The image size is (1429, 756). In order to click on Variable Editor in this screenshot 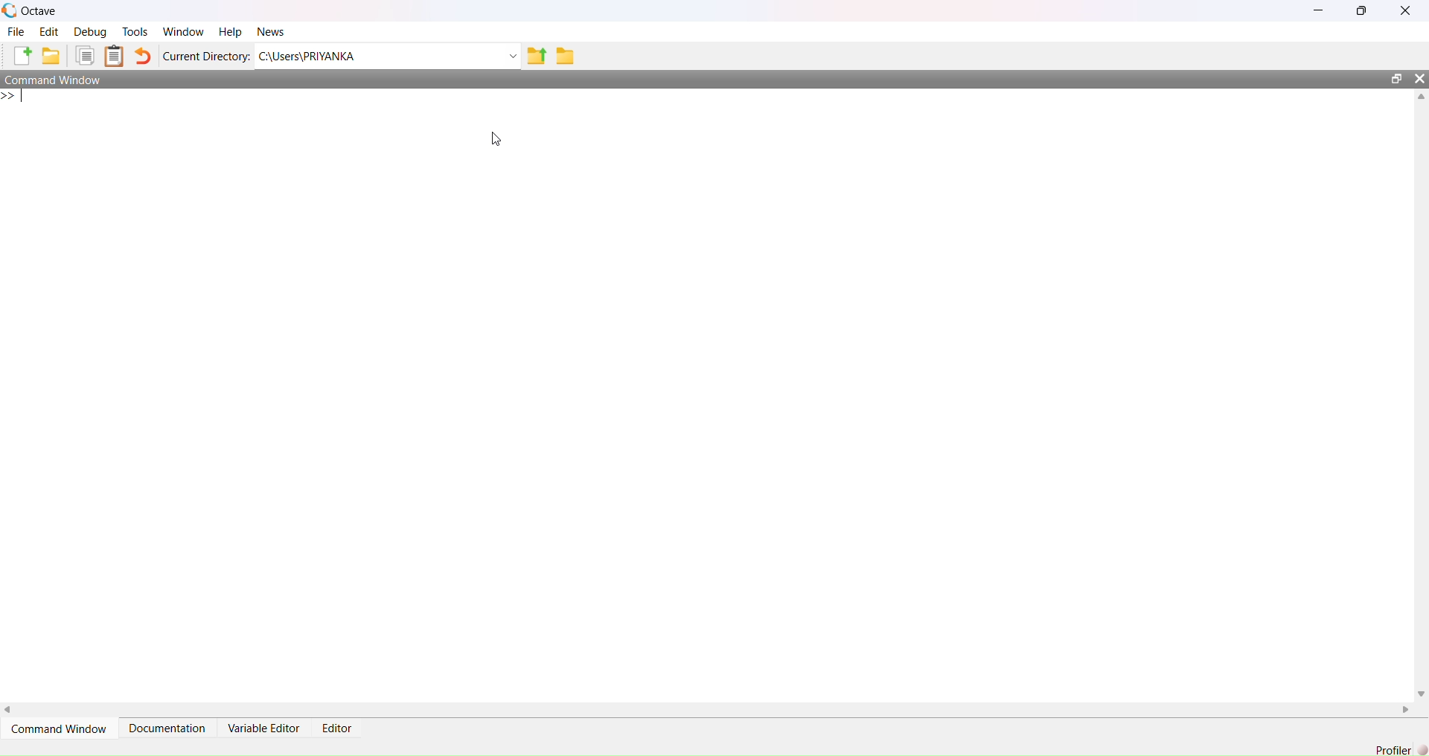, I will do `click(263, 728)`.